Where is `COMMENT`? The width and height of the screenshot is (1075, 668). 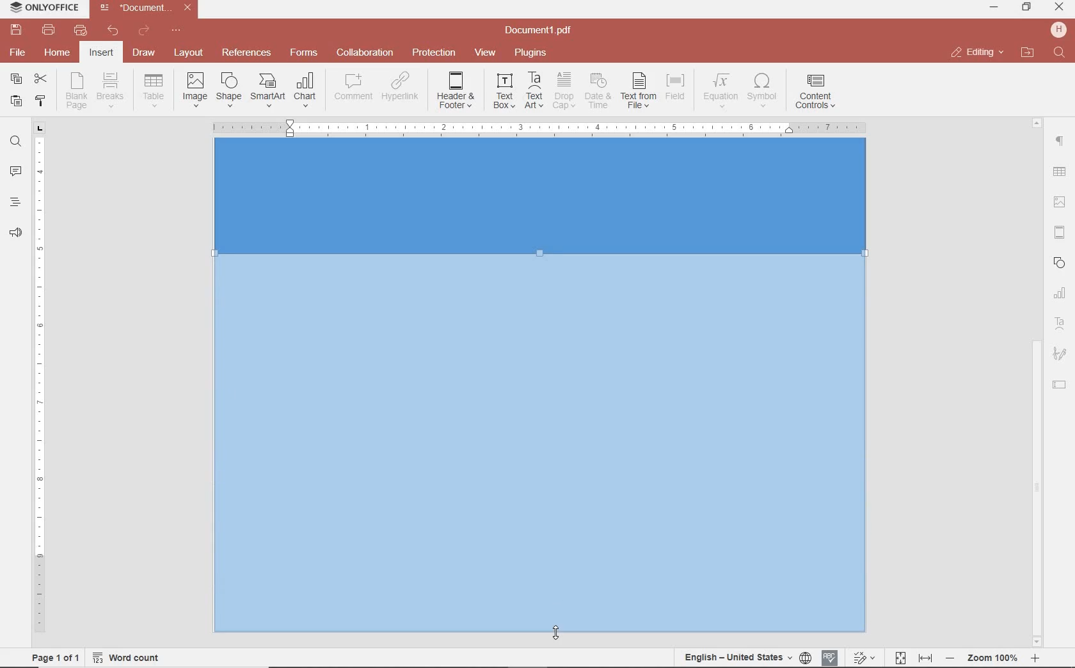
COMMENT is located at coordinates (354, 87).